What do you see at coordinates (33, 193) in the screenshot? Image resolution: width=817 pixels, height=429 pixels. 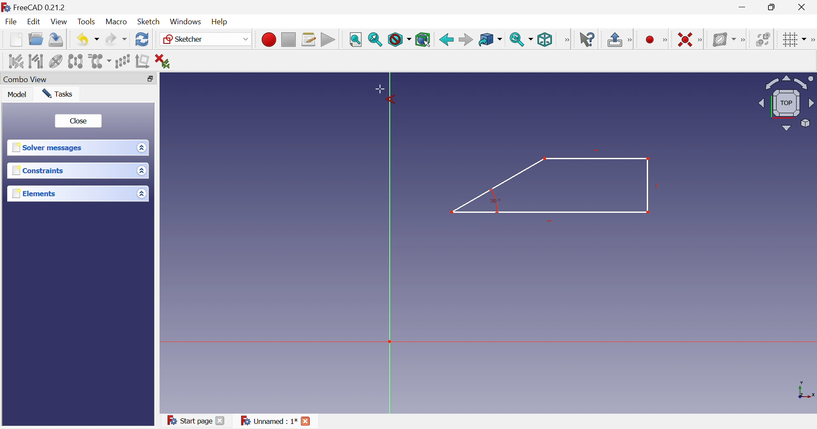 I see `Elements` at bounding box center [33, 193].